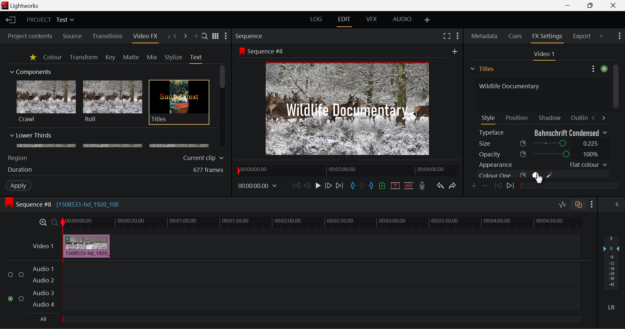  I want to click on checkbox, so click(21, 275).